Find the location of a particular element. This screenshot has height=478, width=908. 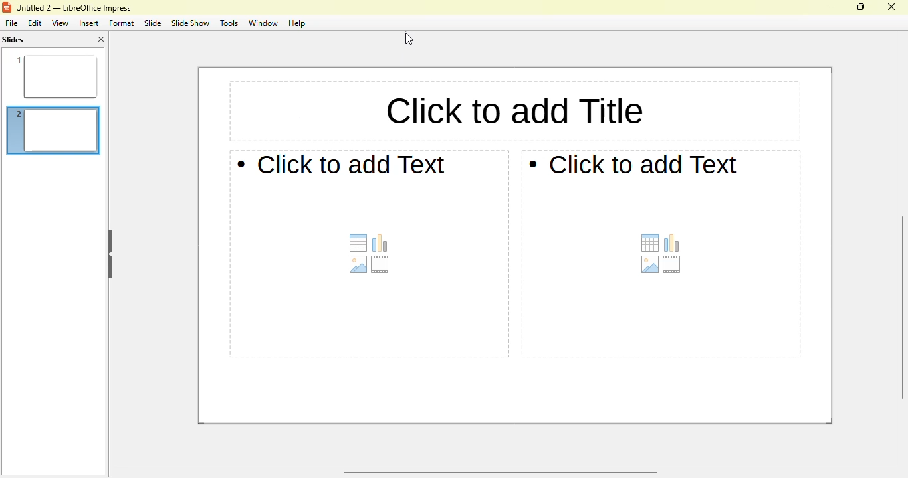

slide 2 is located at coordinates (55, 132).